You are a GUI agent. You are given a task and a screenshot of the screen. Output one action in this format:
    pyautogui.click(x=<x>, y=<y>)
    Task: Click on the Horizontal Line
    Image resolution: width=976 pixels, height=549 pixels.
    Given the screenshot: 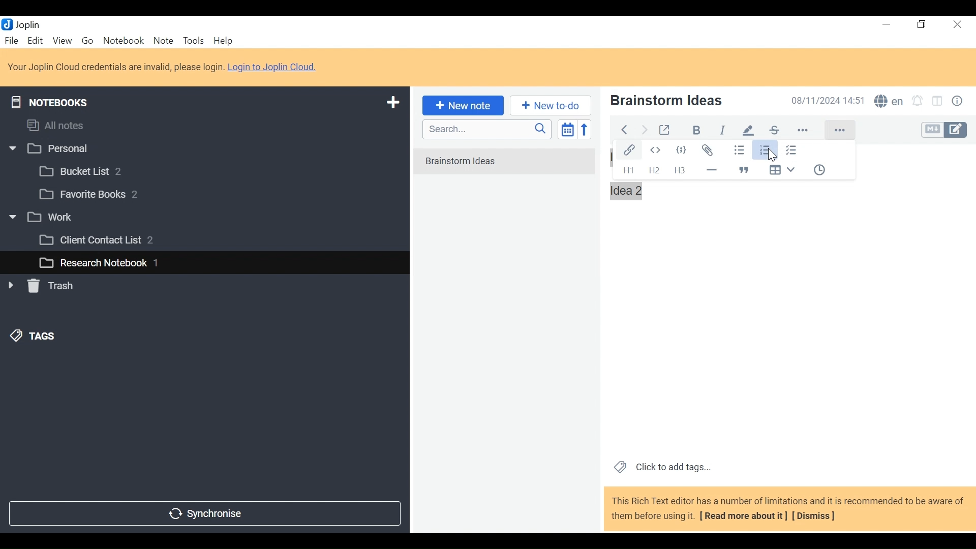 What is the action you would take?
    pyautogui.click(x=712, y=170)
    